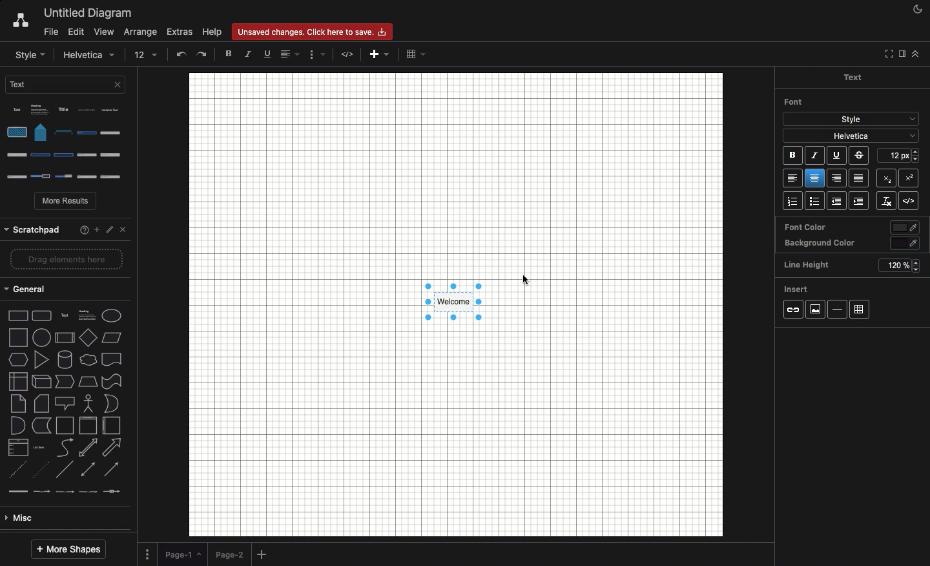  What do you see at coordinates (847, 244) in the screenshot?
I see `Background color` at bounding box center [847, 244].